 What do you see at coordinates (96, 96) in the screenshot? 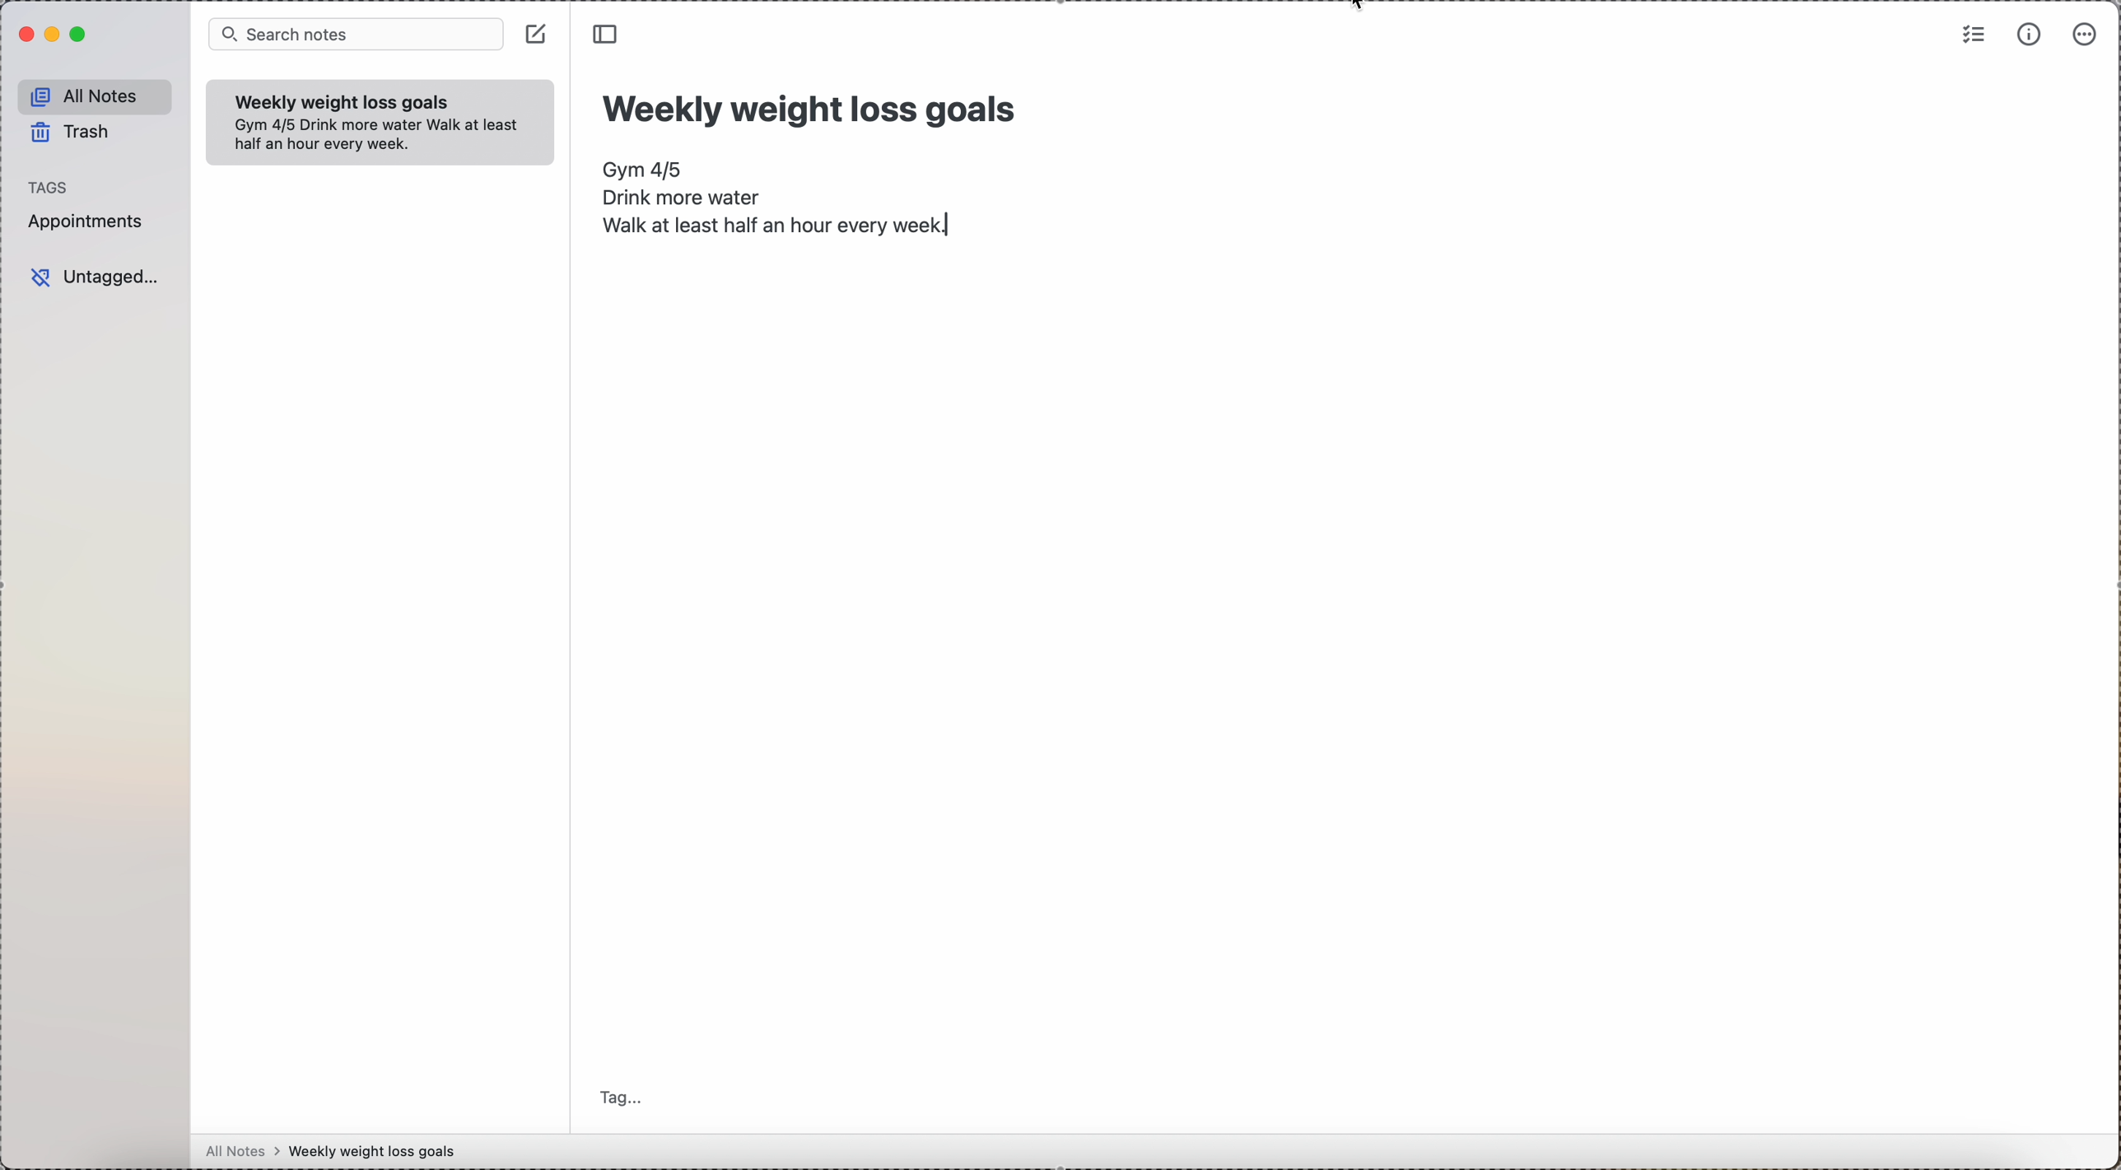
I see `all notes` at bounding box center [96, 96].